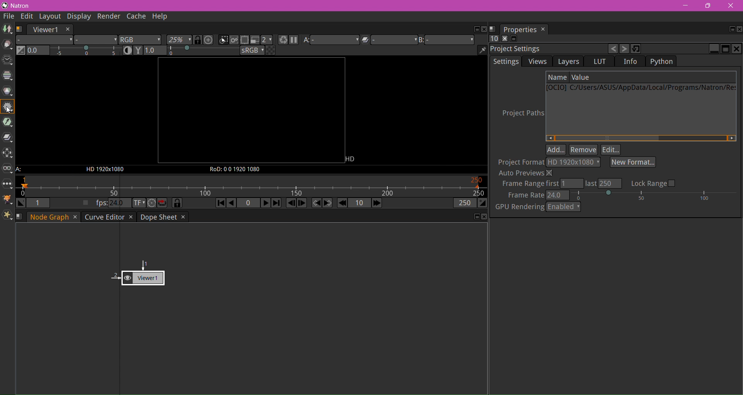 Image resolution: width=743 pixels, height=395 pixels. What do you see at coordinates (513, 39) in the screenshot?
I see `Minimize/Maximize all panels` at bounding box center [513, 39].